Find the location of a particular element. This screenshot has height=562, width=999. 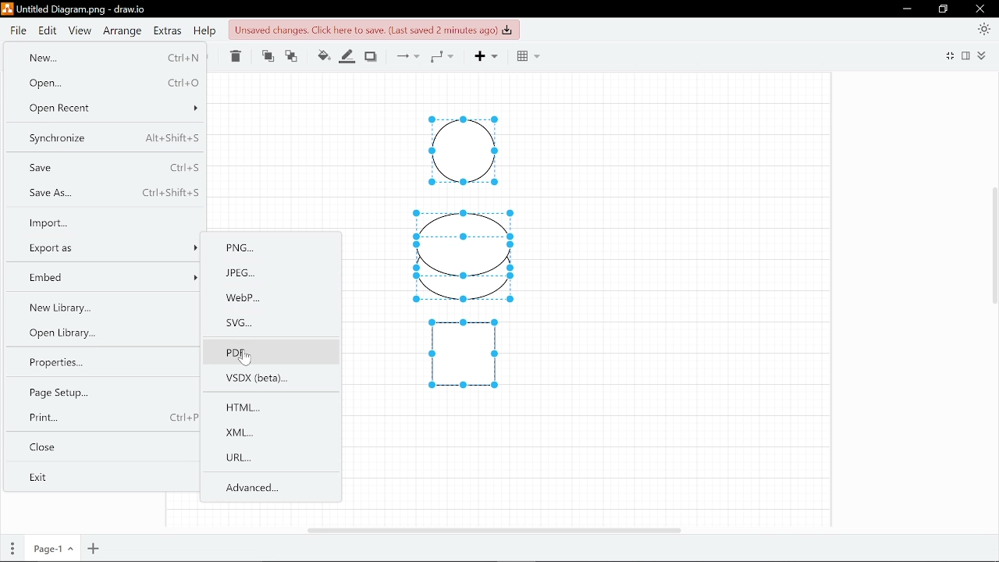

Fill line is located at coordinates (347, 56).